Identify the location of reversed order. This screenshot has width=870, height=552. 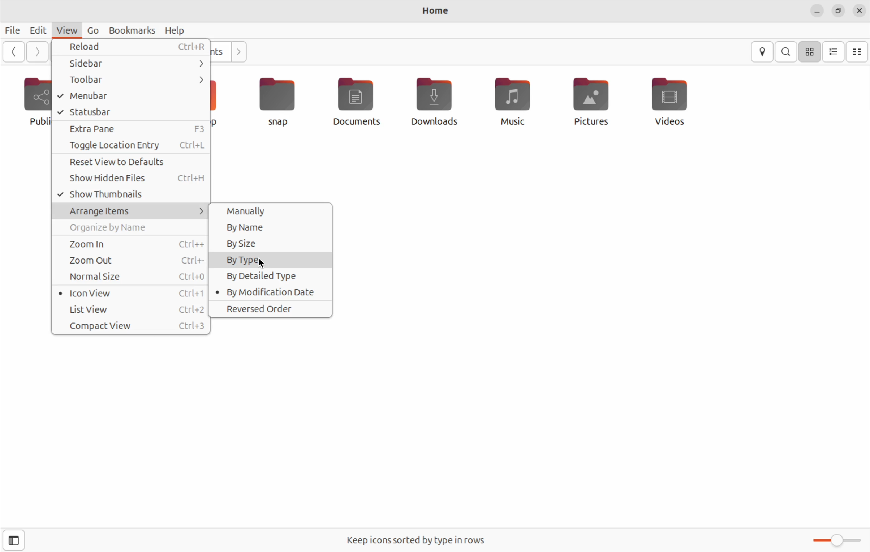
(271, 310).